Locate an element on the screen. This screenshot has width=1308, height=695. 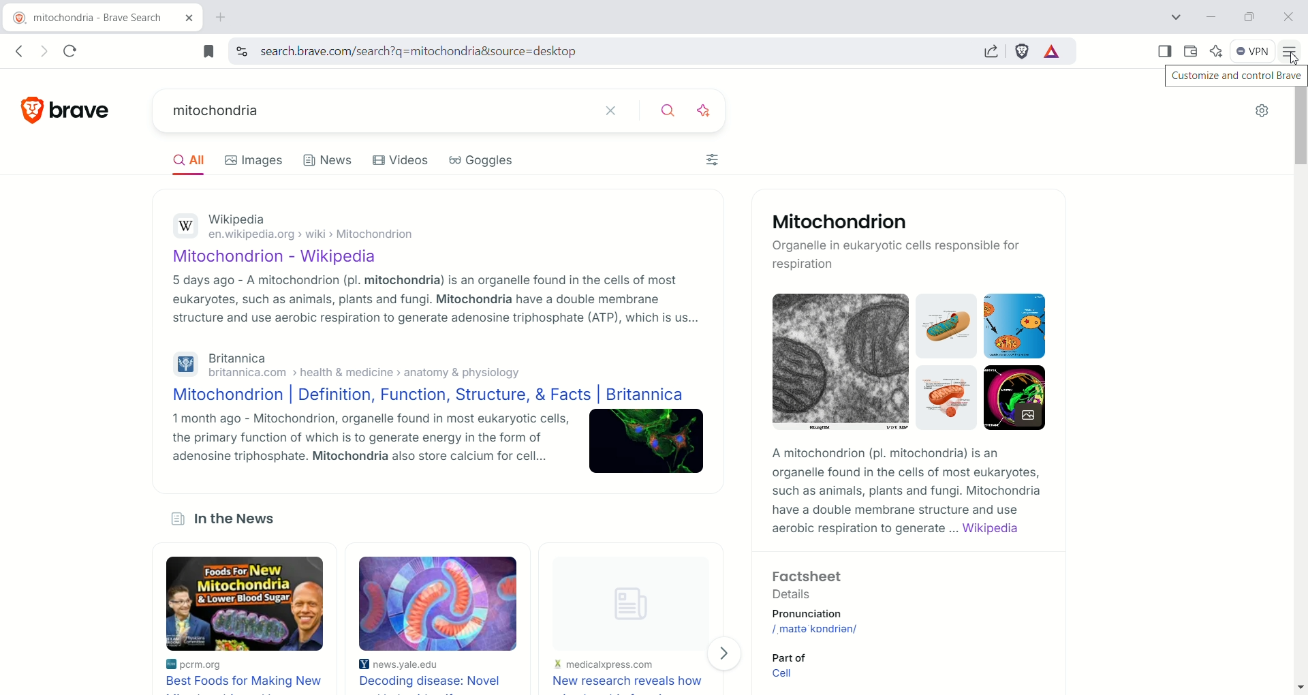
new research reveals how is located at coordinates (635, 630).